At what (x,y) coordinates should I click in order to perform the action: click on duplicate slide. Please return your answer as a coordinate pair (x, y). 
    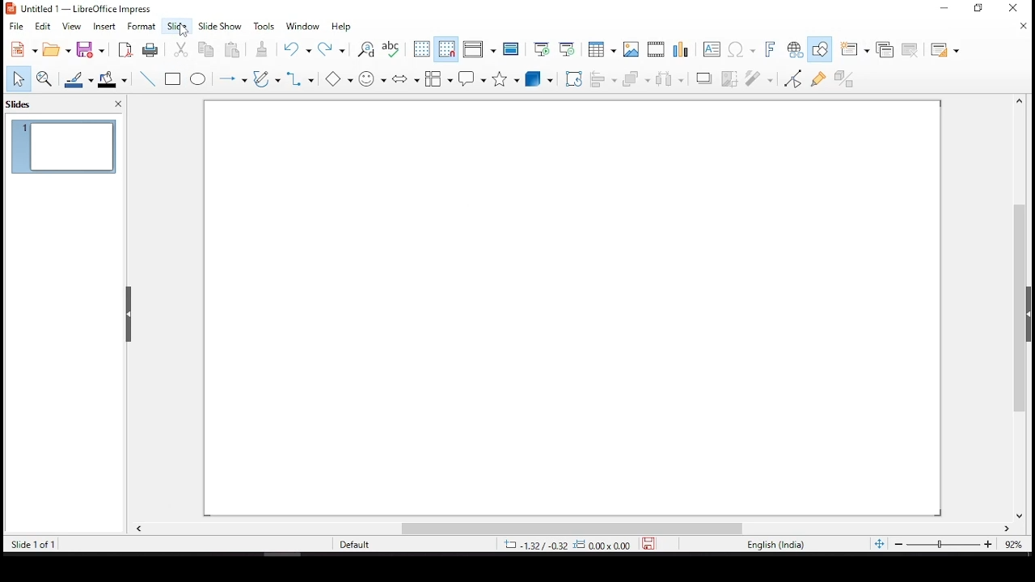
    Looking at the image, I should click on (885, 49).